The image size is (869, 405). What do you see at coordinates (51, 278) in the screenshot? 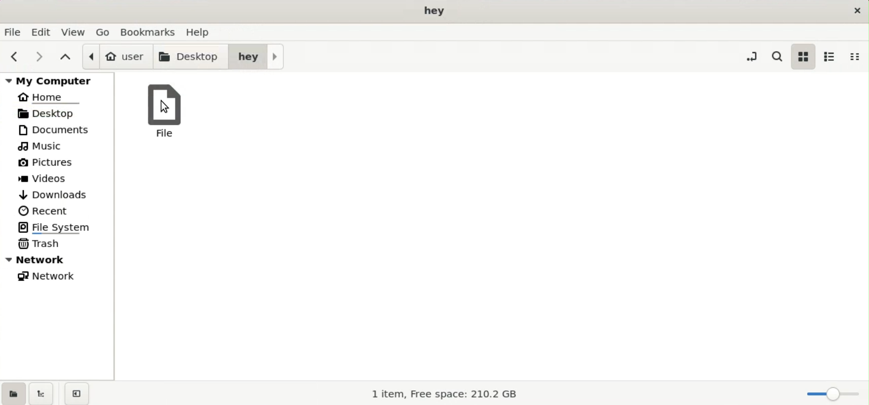
I see `network` at bounding box center [51, 278].